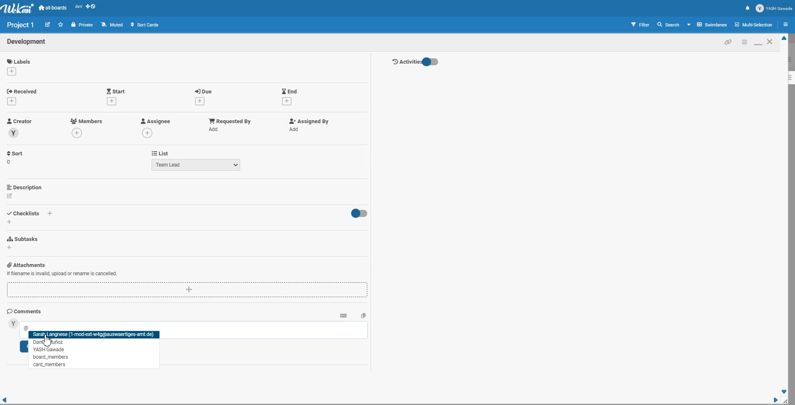  I want to click on Edit, so click(48, 24).